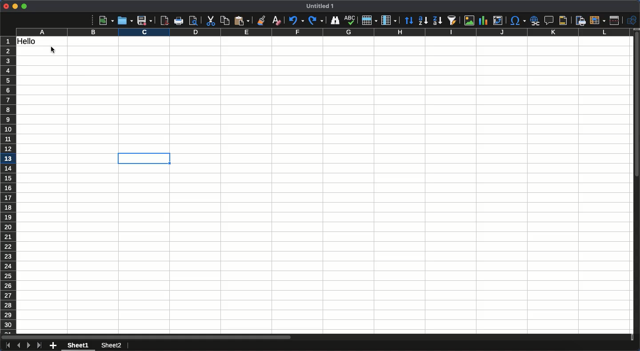  What do you see at coordinates (423, 20) in the screenshot?
I see `Ascending` at bounding box center [423, 20].